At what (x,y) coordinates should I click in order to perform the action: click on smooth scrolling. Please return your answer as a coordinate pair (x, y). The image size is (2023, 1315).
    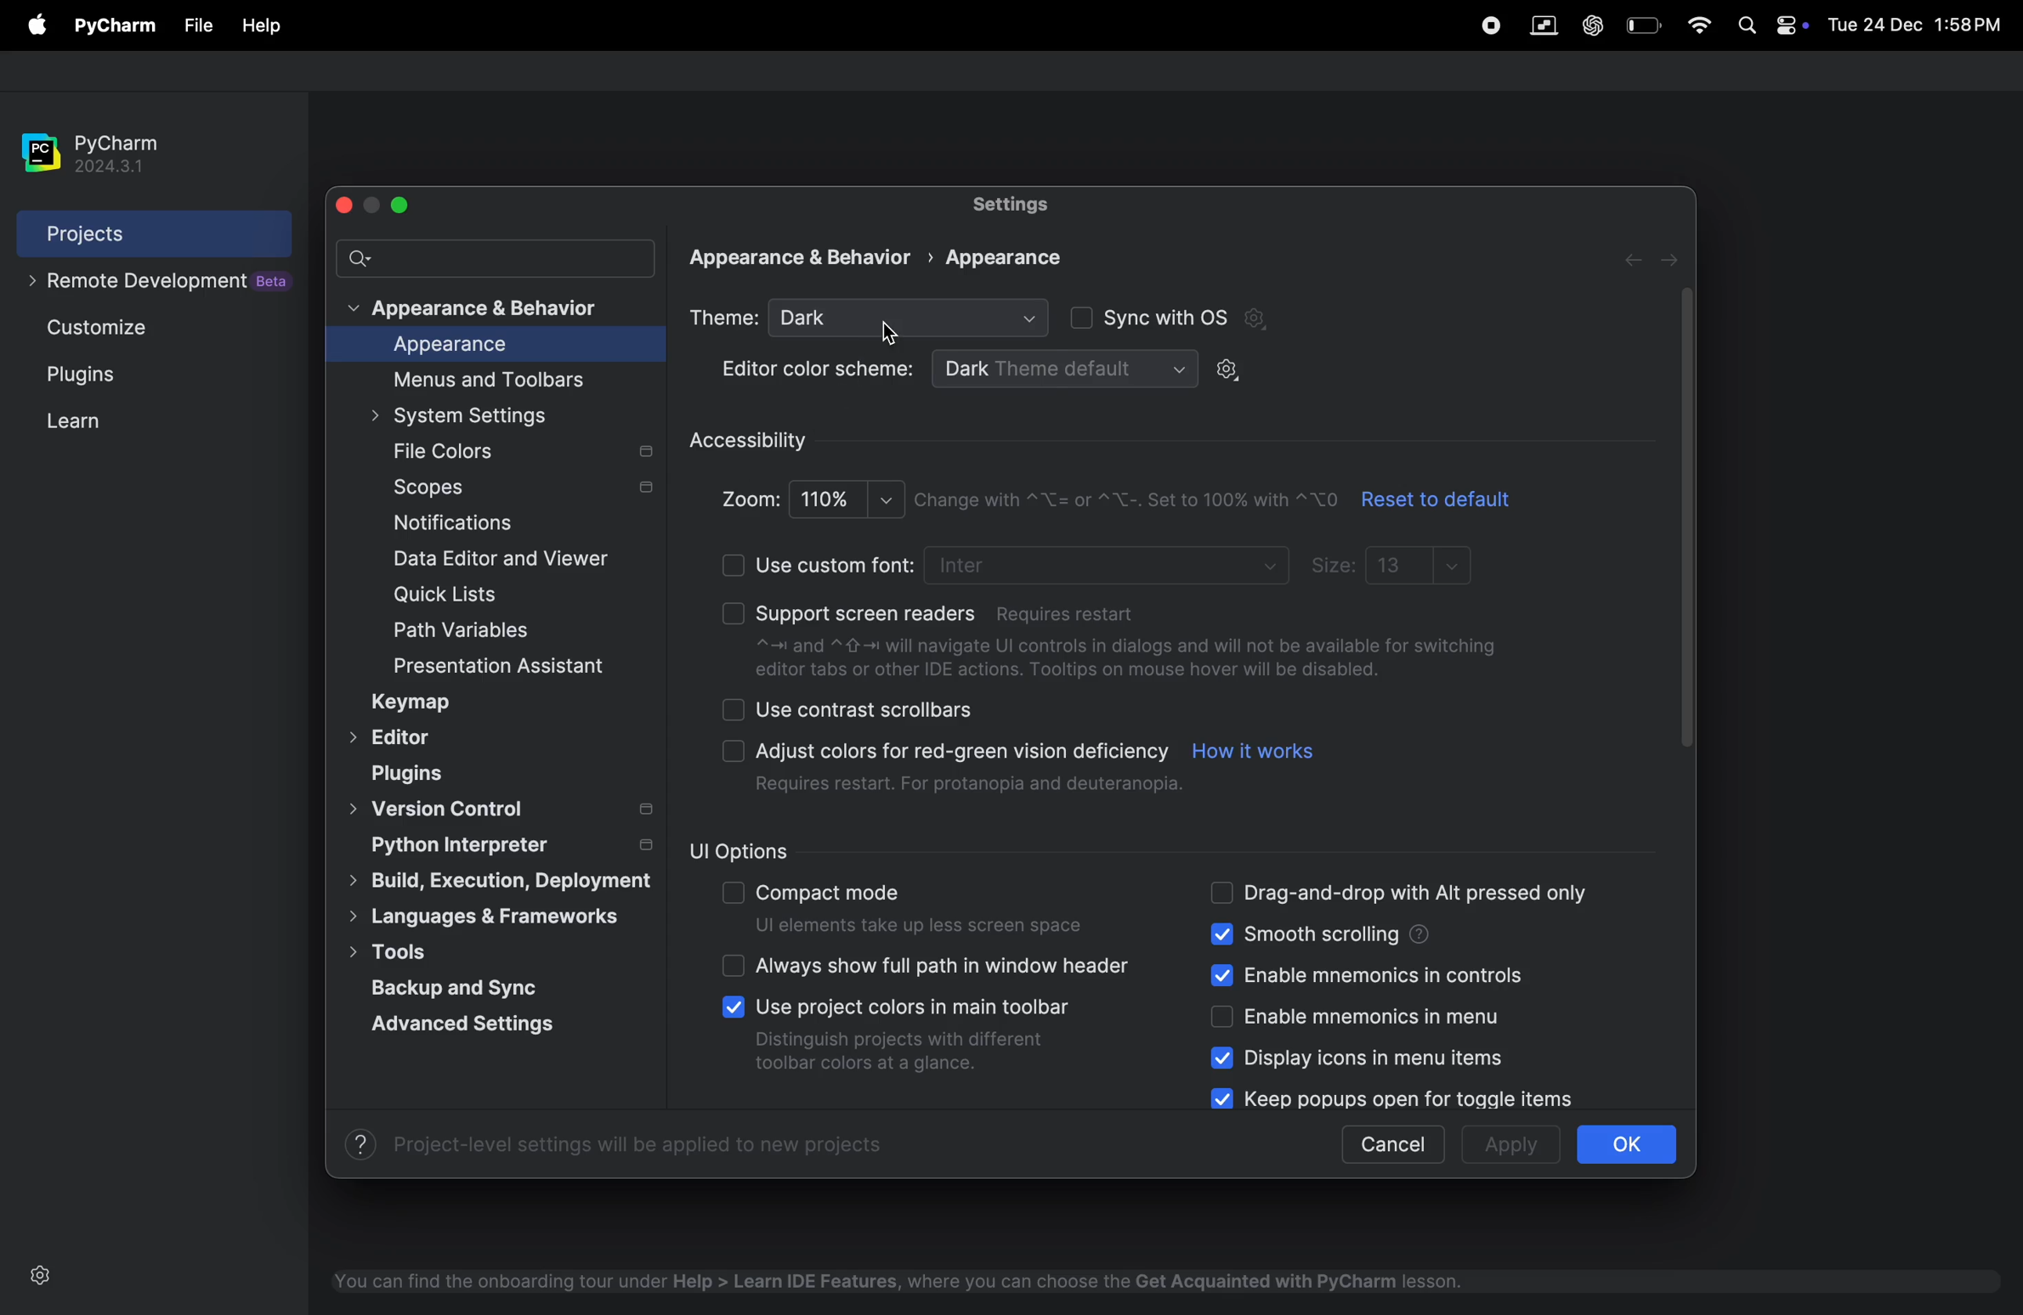
    Looking at the image, I should click on (1342, 935).